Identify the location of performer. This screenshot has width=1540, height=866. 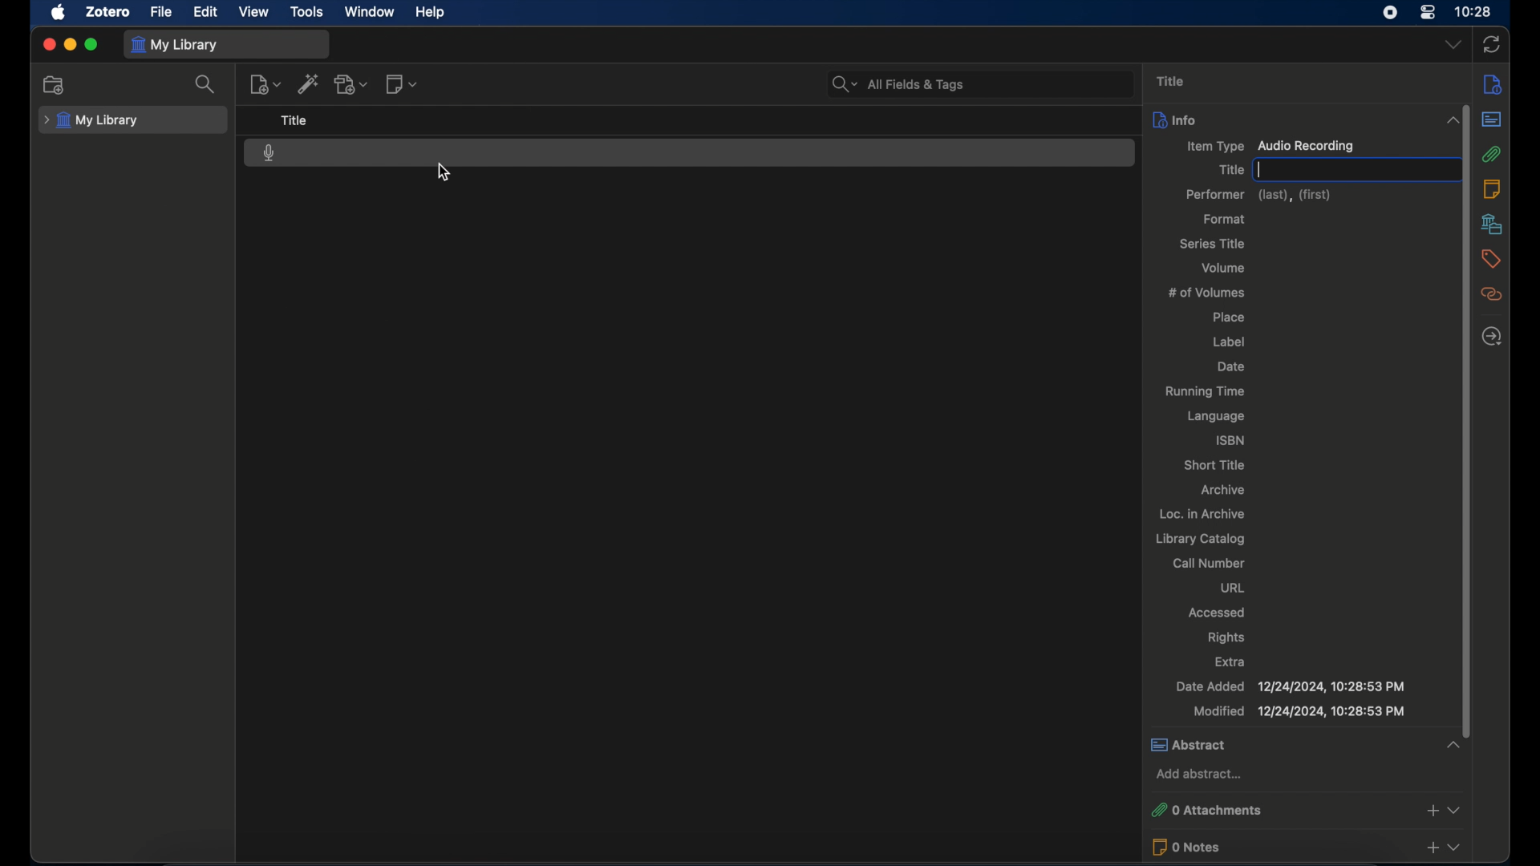
(1259, 195).